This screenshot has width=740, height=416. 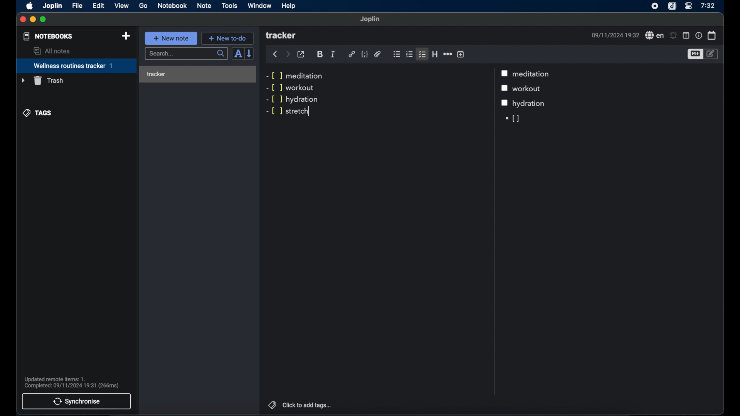 What do you see at coordinates (461, 54) in the screenshot?
I see `insert time` at bounding box center [461, 54].